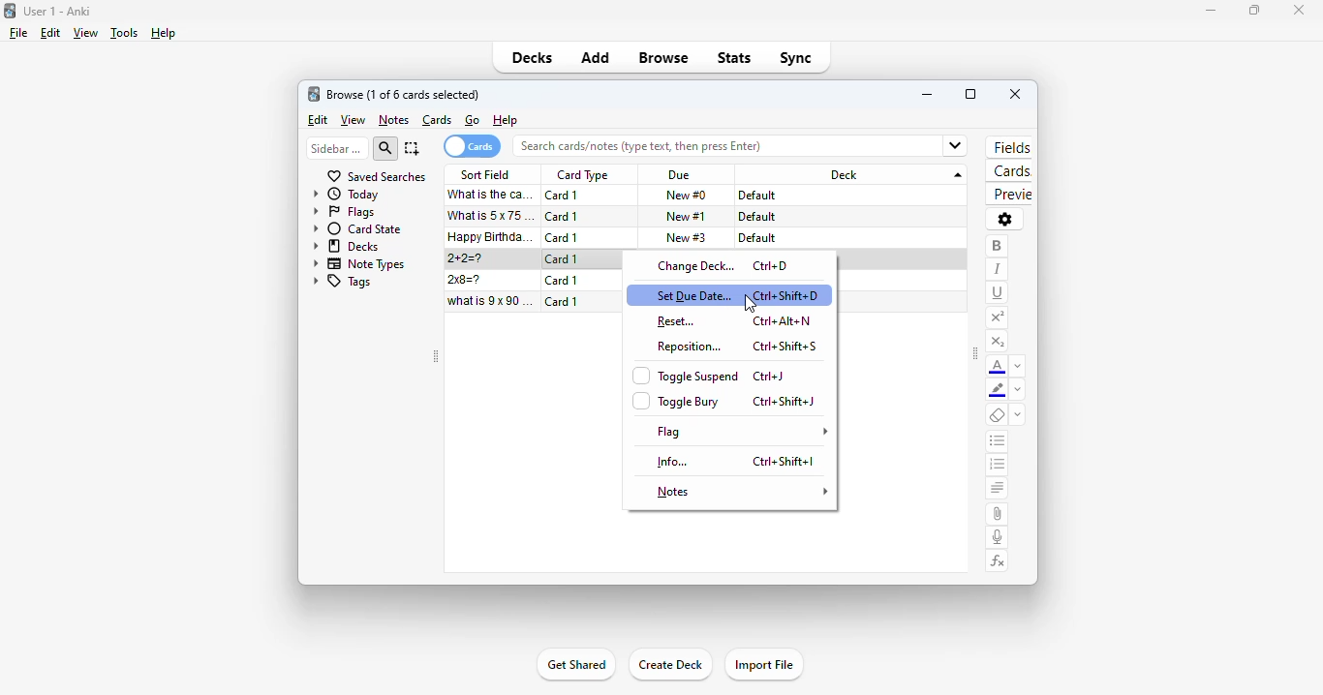  I want to click on notes, so click(393, 120).